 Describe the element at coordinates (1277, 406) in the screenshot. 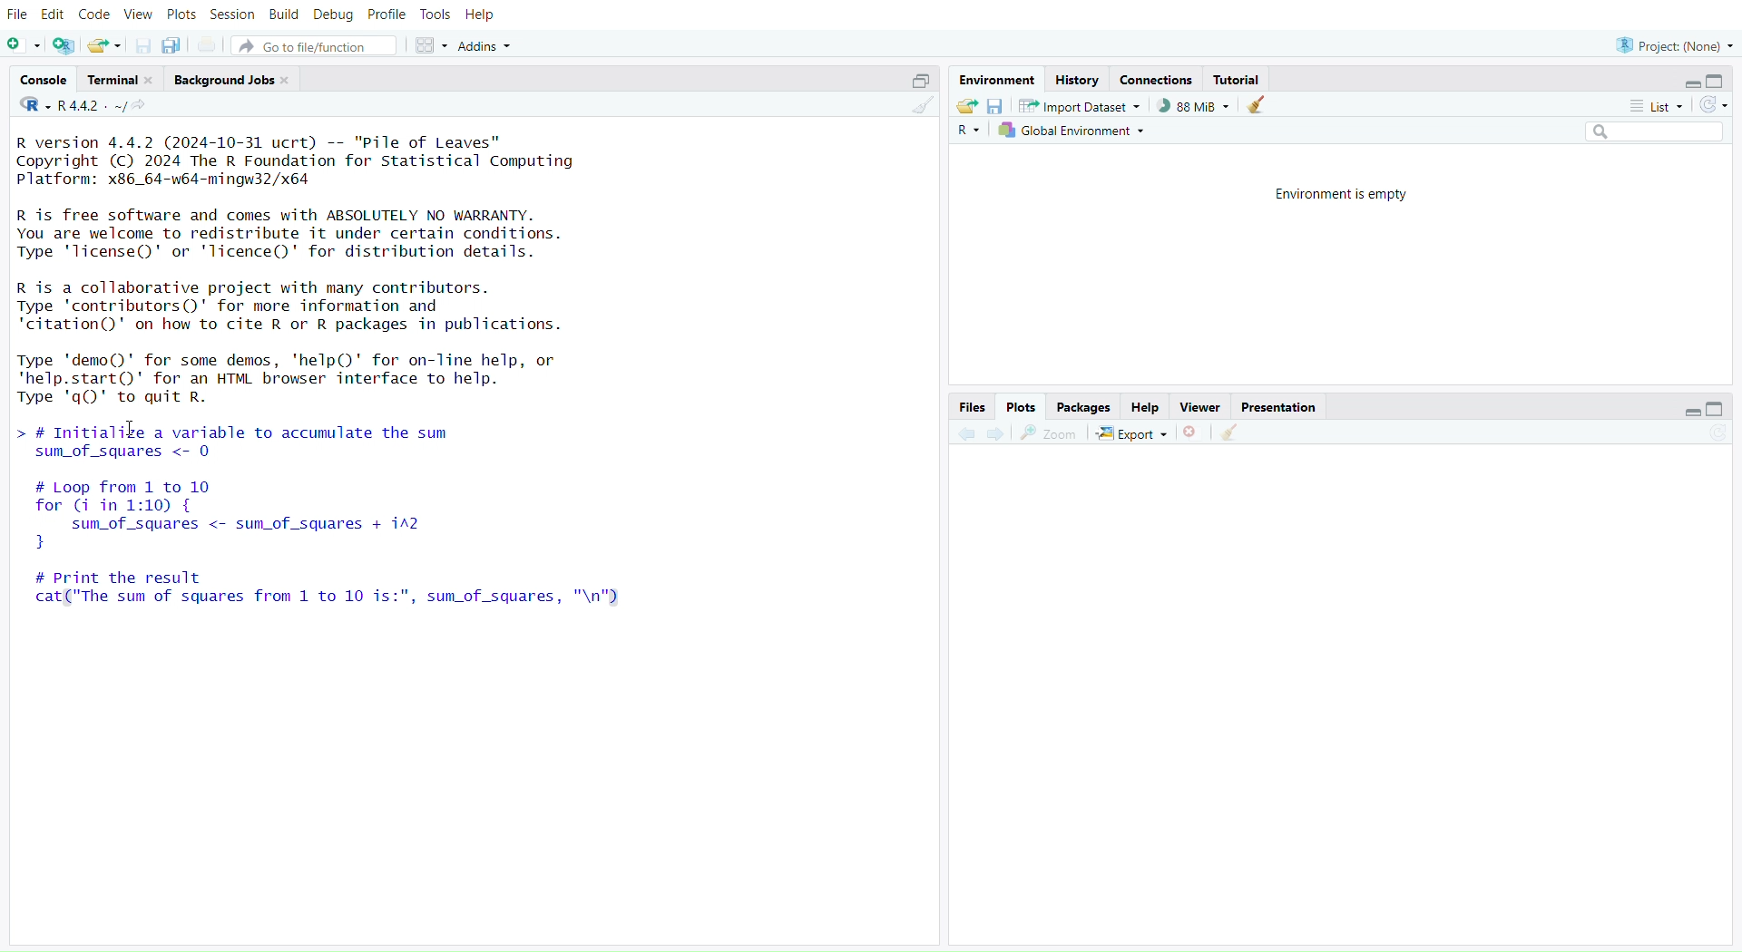

I see `presentation` at that location.